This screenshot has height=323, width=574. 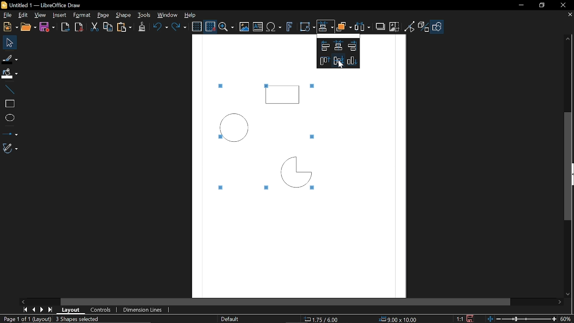 What do you see at coordinates (381, 26) in the screenshot?
I see `Shadow` at bounding box center [381, 26].